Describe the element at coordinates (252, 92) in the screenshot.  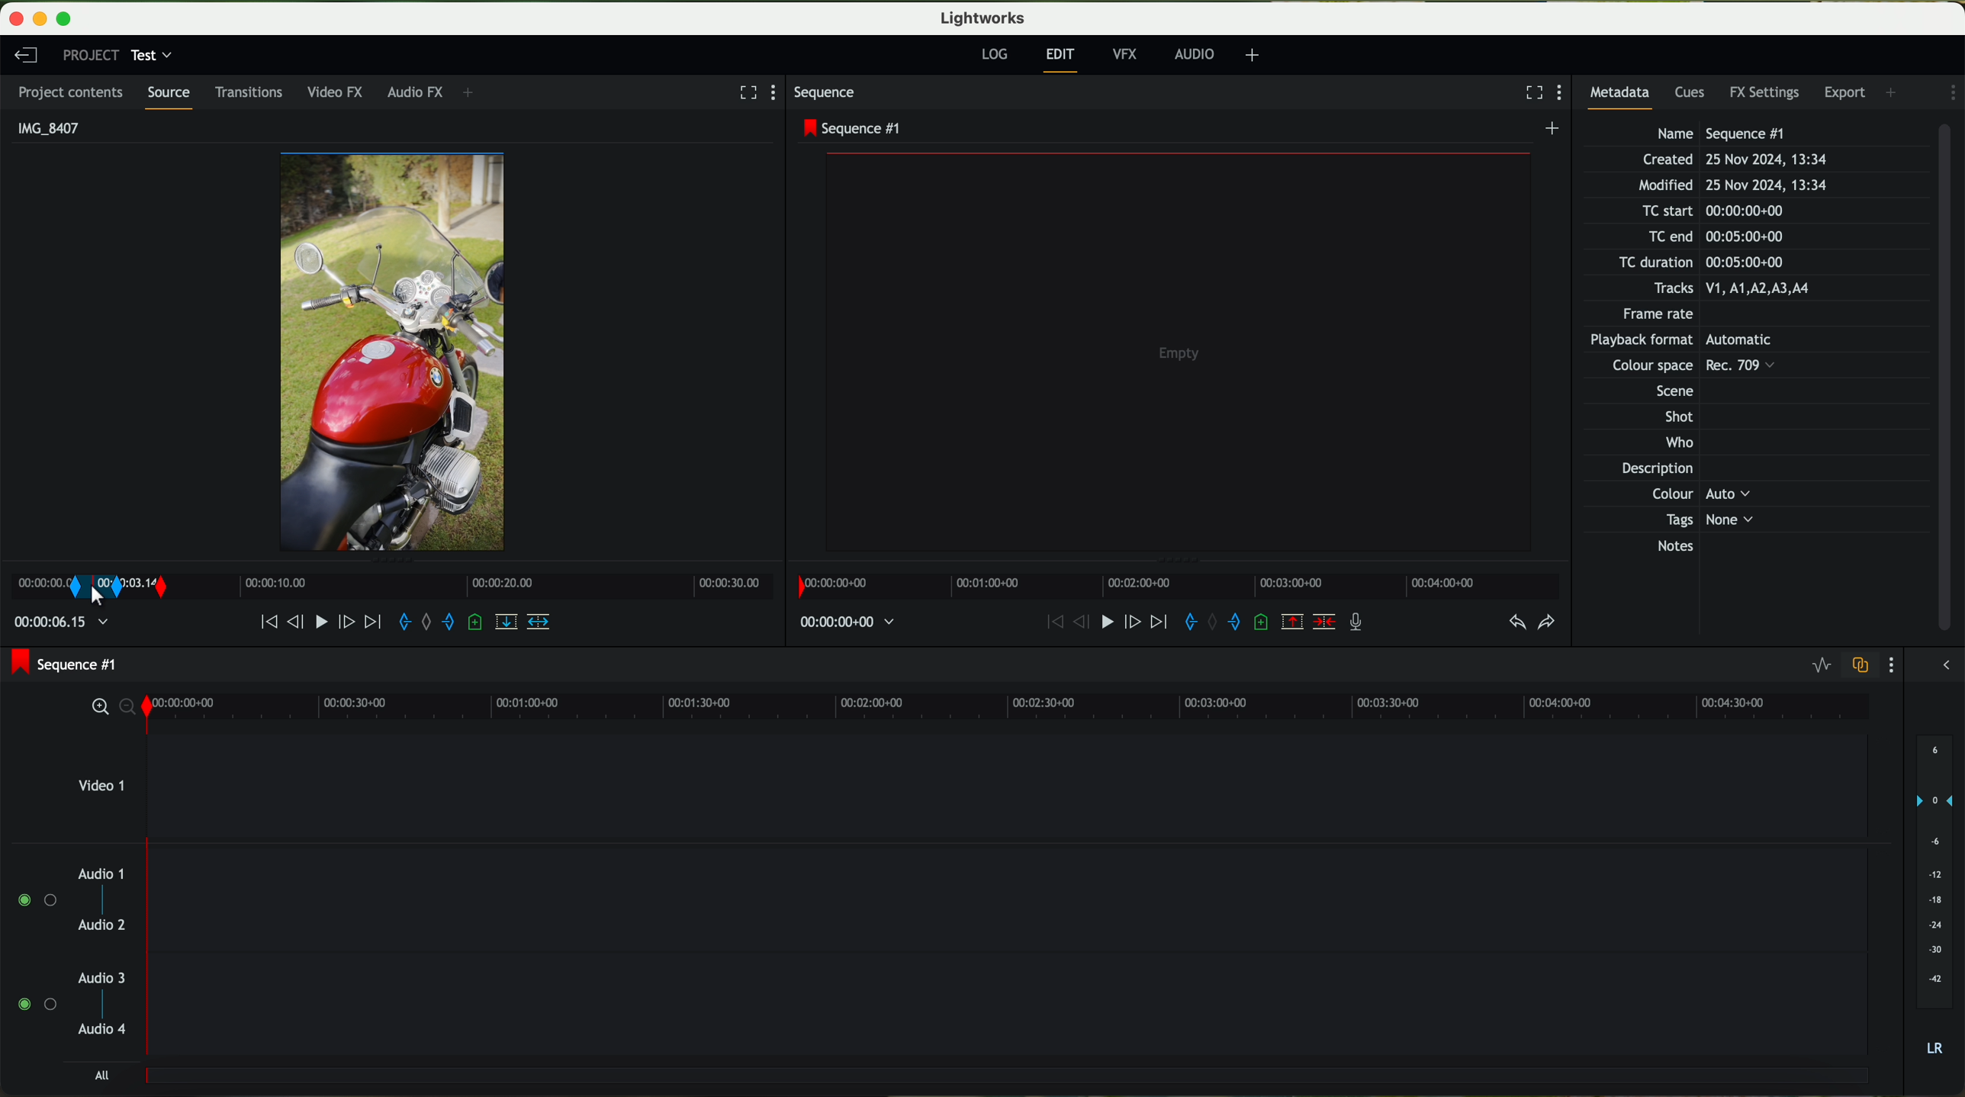
I see `transitions` at that location.